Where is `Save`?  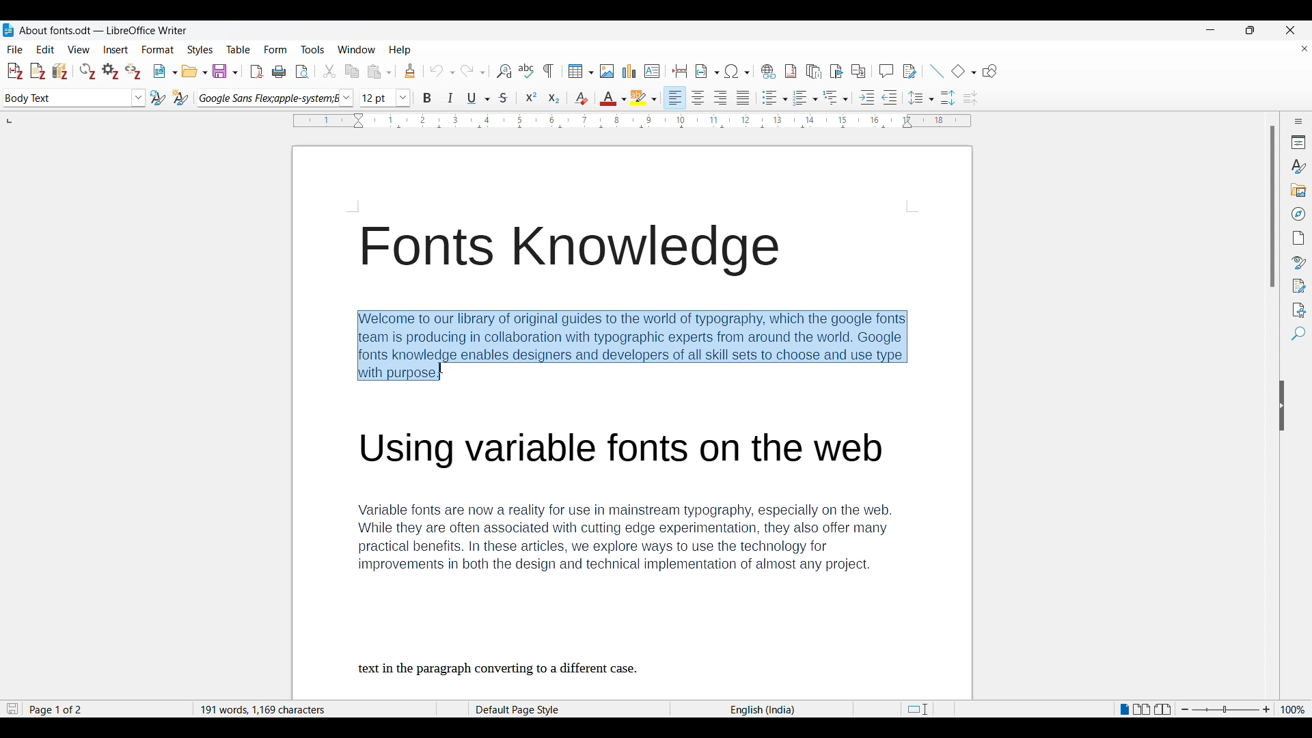 Save is located at coordinates (225, 71).